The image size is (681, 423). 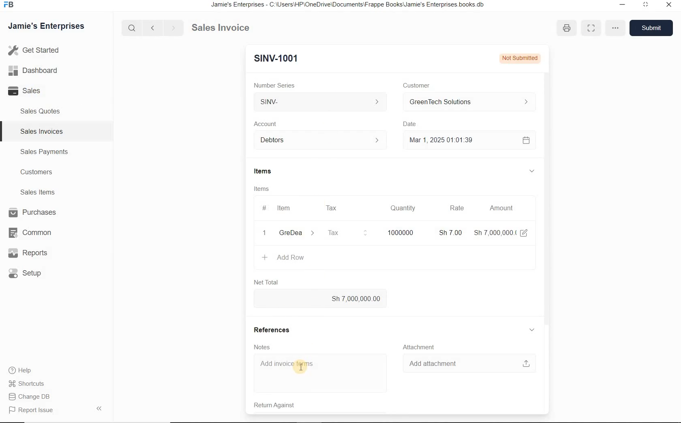 What do you see at coordinates (567, 28) in the screenshot?
I see `print` at bounding box center [567, 28].